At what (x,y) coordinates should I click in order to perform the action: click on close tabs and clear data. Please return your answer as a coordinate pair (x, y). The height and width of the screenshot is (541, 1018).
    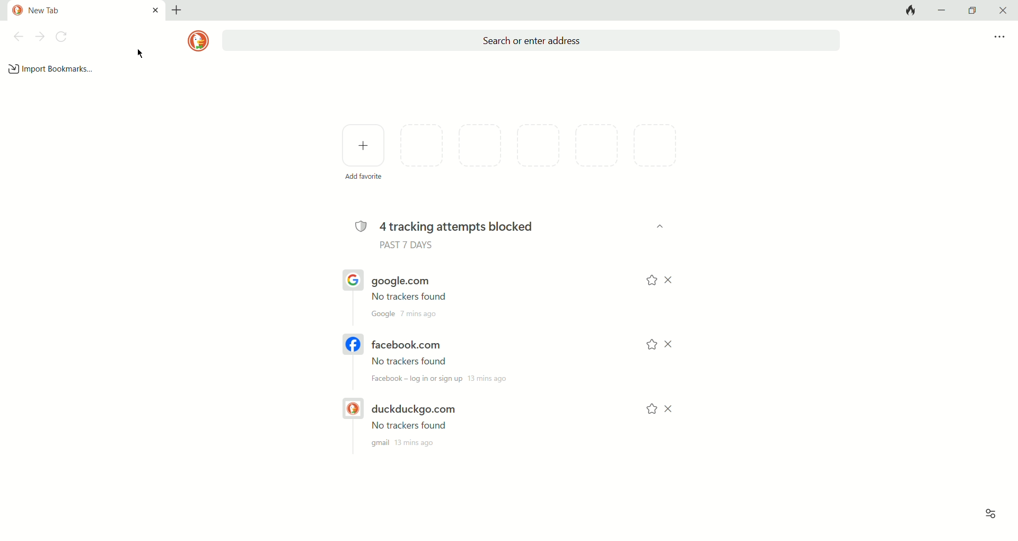
    Looking at the image, I should click on (911, 11).